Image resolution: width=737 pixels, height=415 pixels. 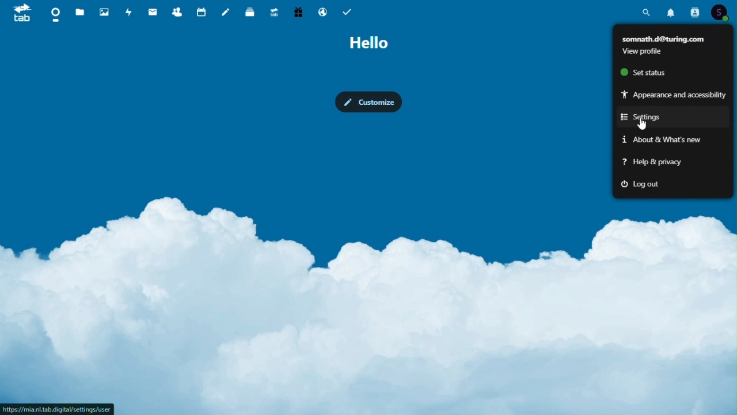 I want to click on Search, so click(x=646, y=12).